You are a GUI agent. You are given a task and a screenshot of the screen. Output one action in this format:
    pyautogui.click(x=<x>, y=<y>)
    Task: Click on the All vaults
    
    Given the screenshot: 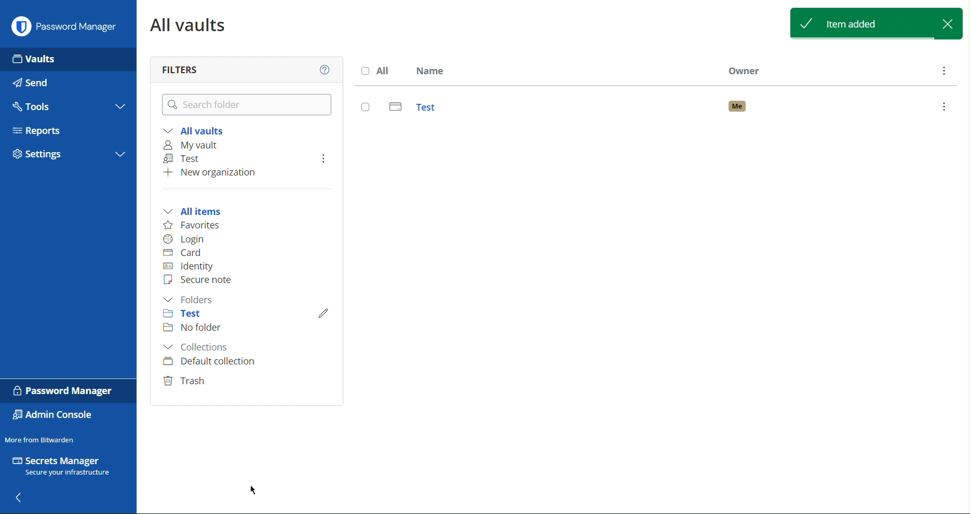 What is the action you would take?
    pyautogui.click(x=196, y=129)
    